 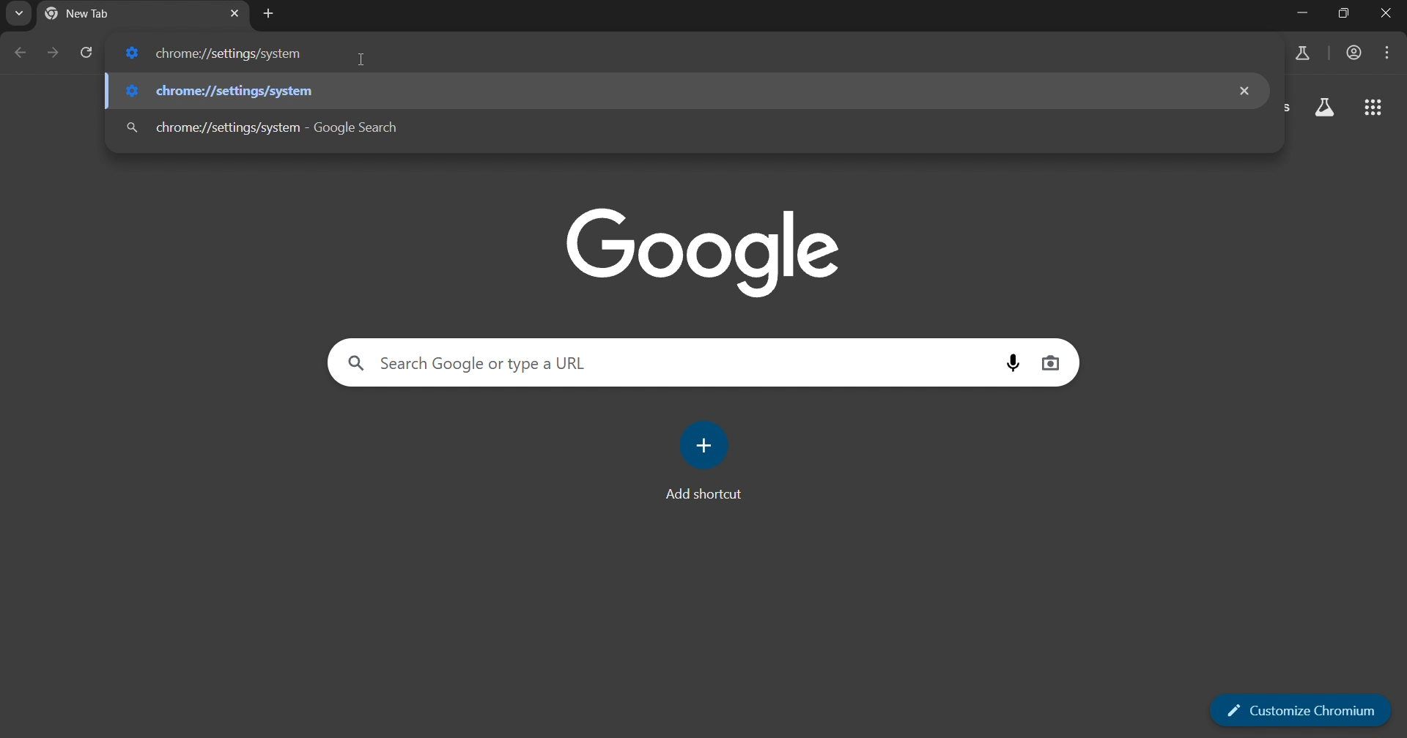 What do you see at coordinates (23, 53) in the screenshot?
I see `go back one page` at bounding box center [23, 53].